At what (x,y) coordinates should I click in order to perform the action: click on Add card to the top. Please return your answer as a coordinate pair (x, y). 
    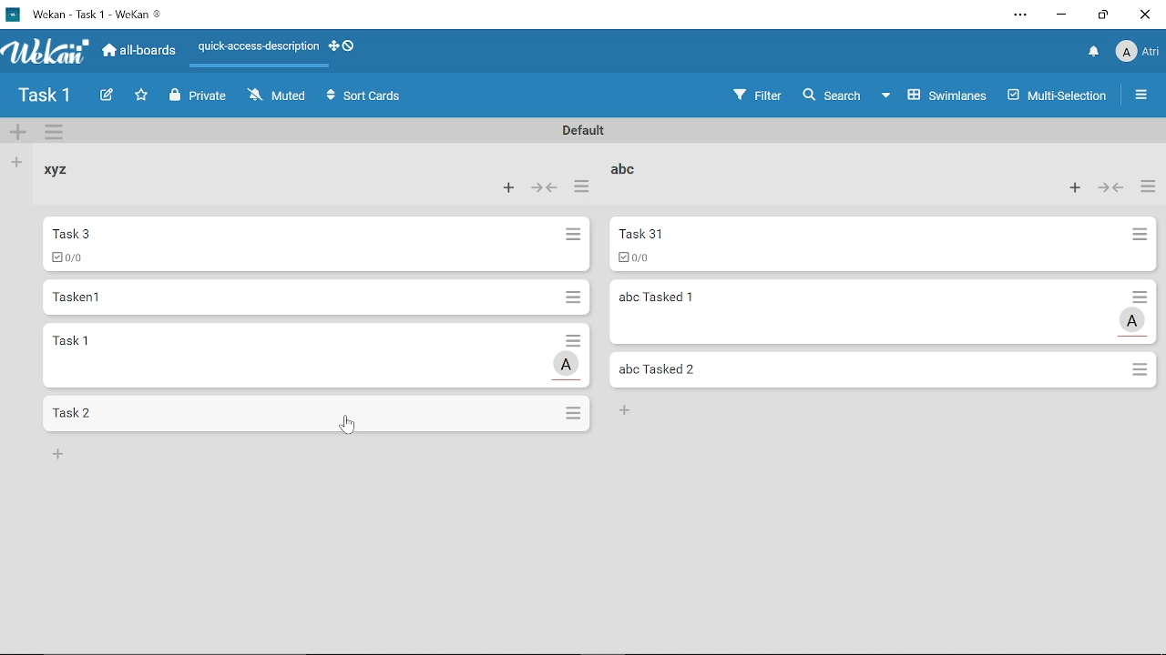
    Looking at the image, I should click on (506, 188).